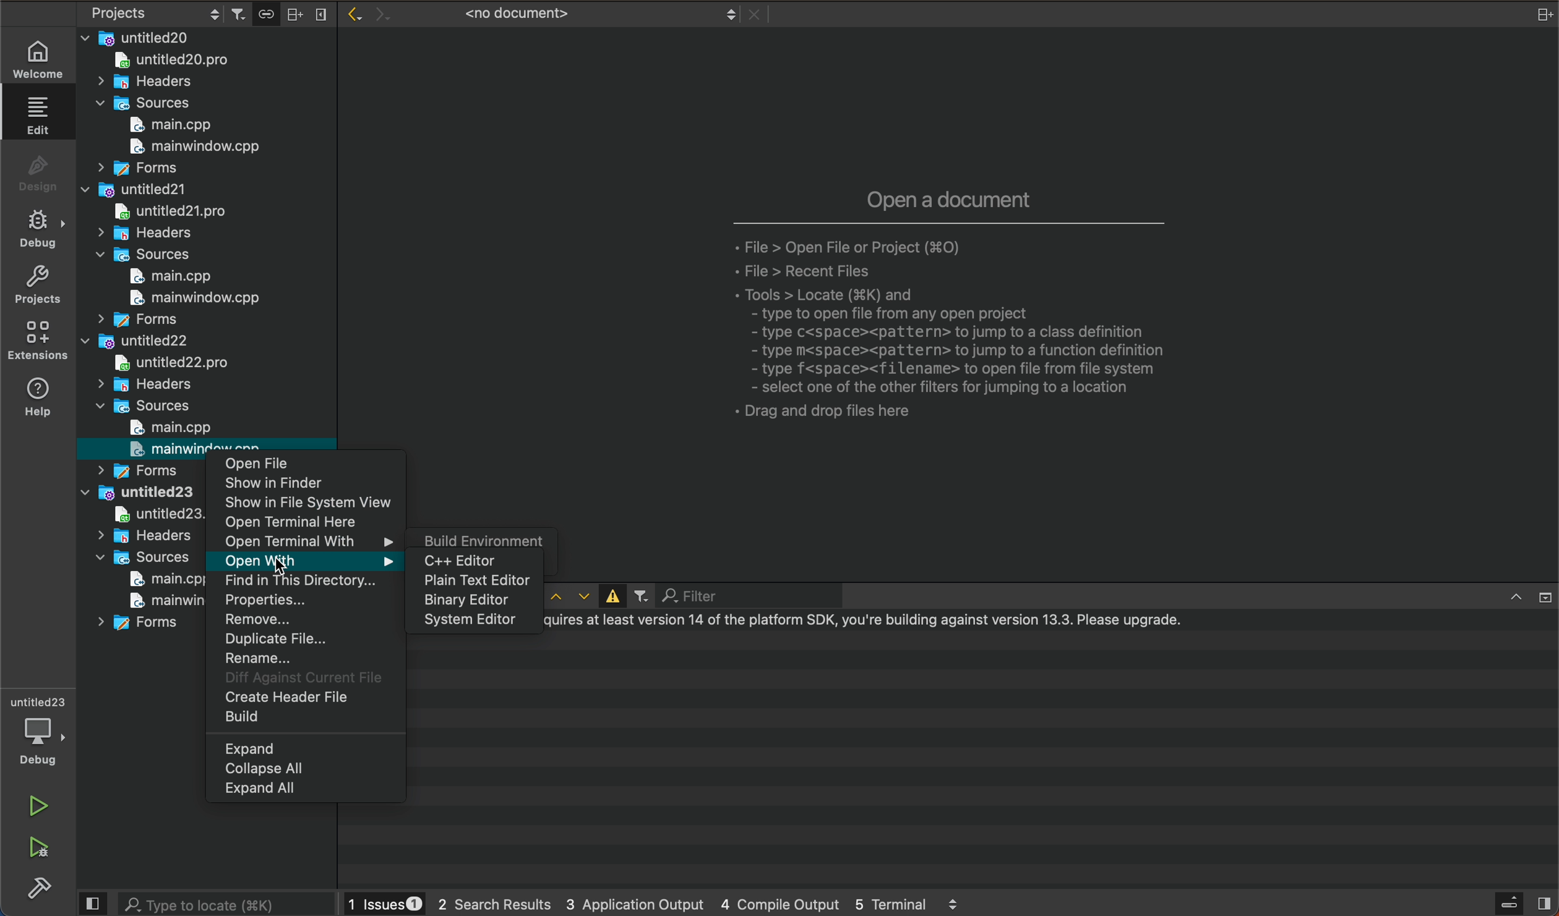  What do you see at coordinates (38, 174) in the screenshot?
I see `design` at bounding box center [38, 174].